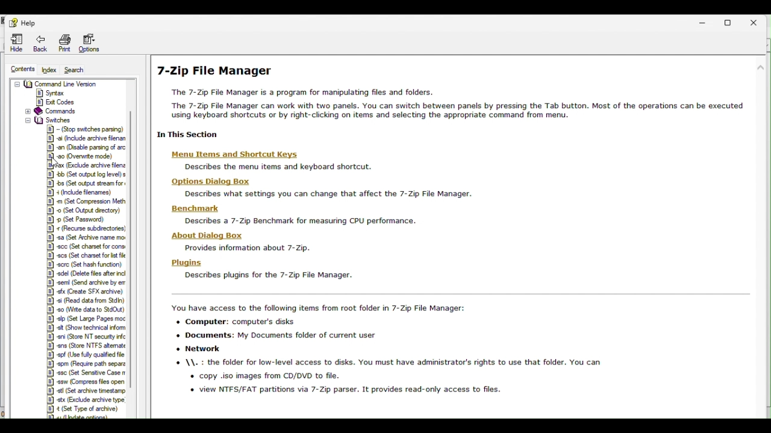  I want to click on 7 zip file manager help page, so click(450, 88).